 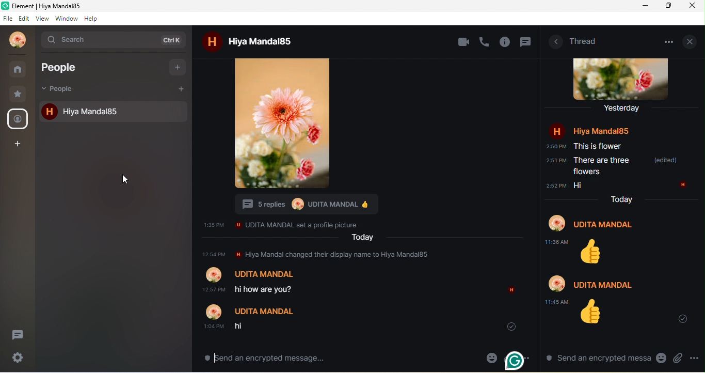 What do you see at coordinates (333, 204) in the screenshot?
I see `Udita Mandal` at bounding box center [333, 204].